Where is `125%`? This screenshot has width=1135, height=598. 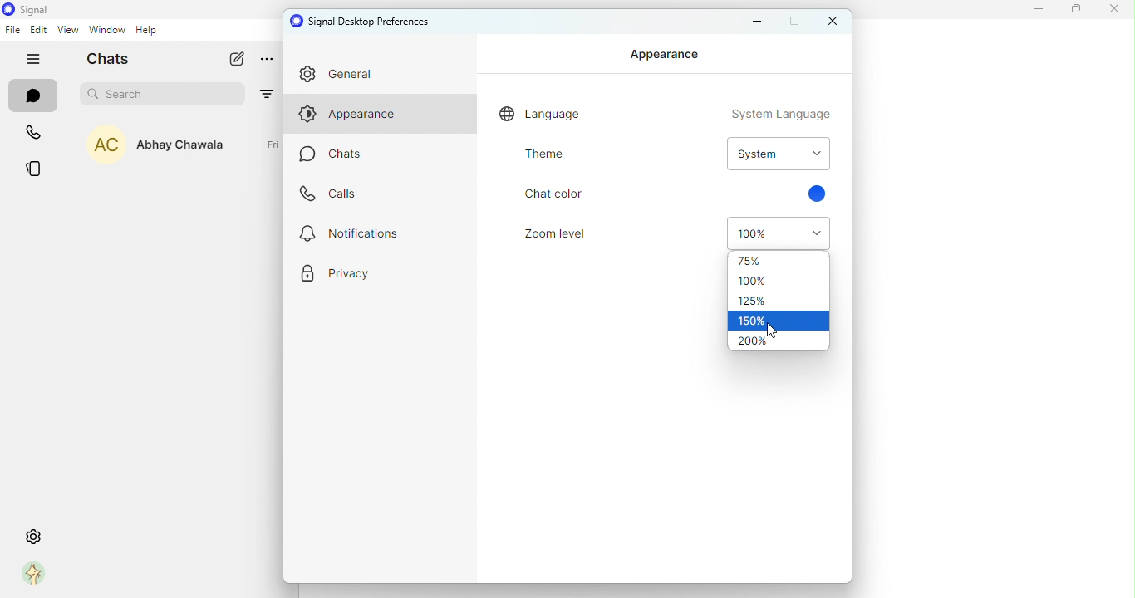
125% is located at coordinates (769, 301).